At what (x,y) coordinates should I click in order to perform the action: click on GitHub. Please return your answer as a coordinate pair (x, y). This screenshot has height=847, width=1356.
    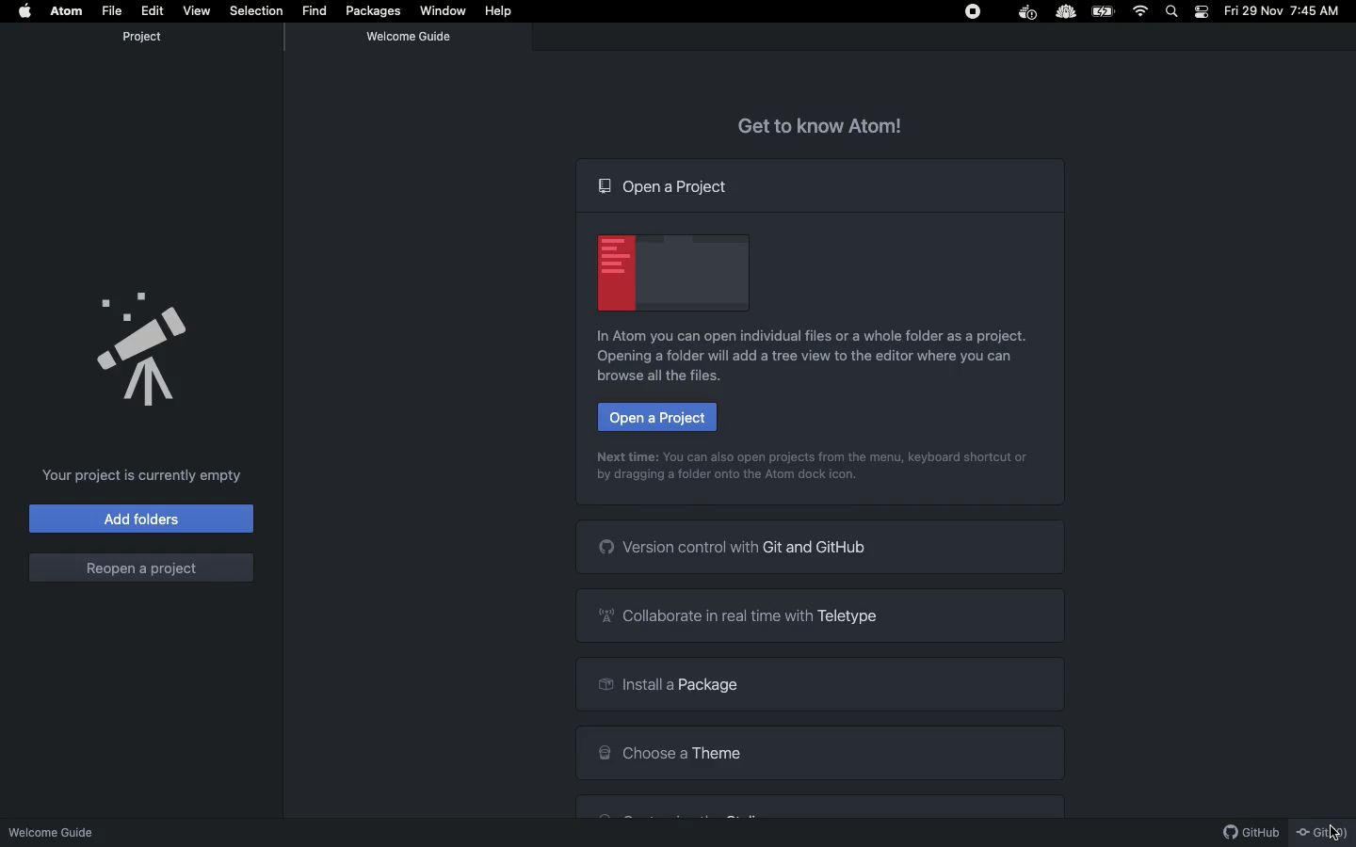
    Looking at the image, I should click on (1245, 831).